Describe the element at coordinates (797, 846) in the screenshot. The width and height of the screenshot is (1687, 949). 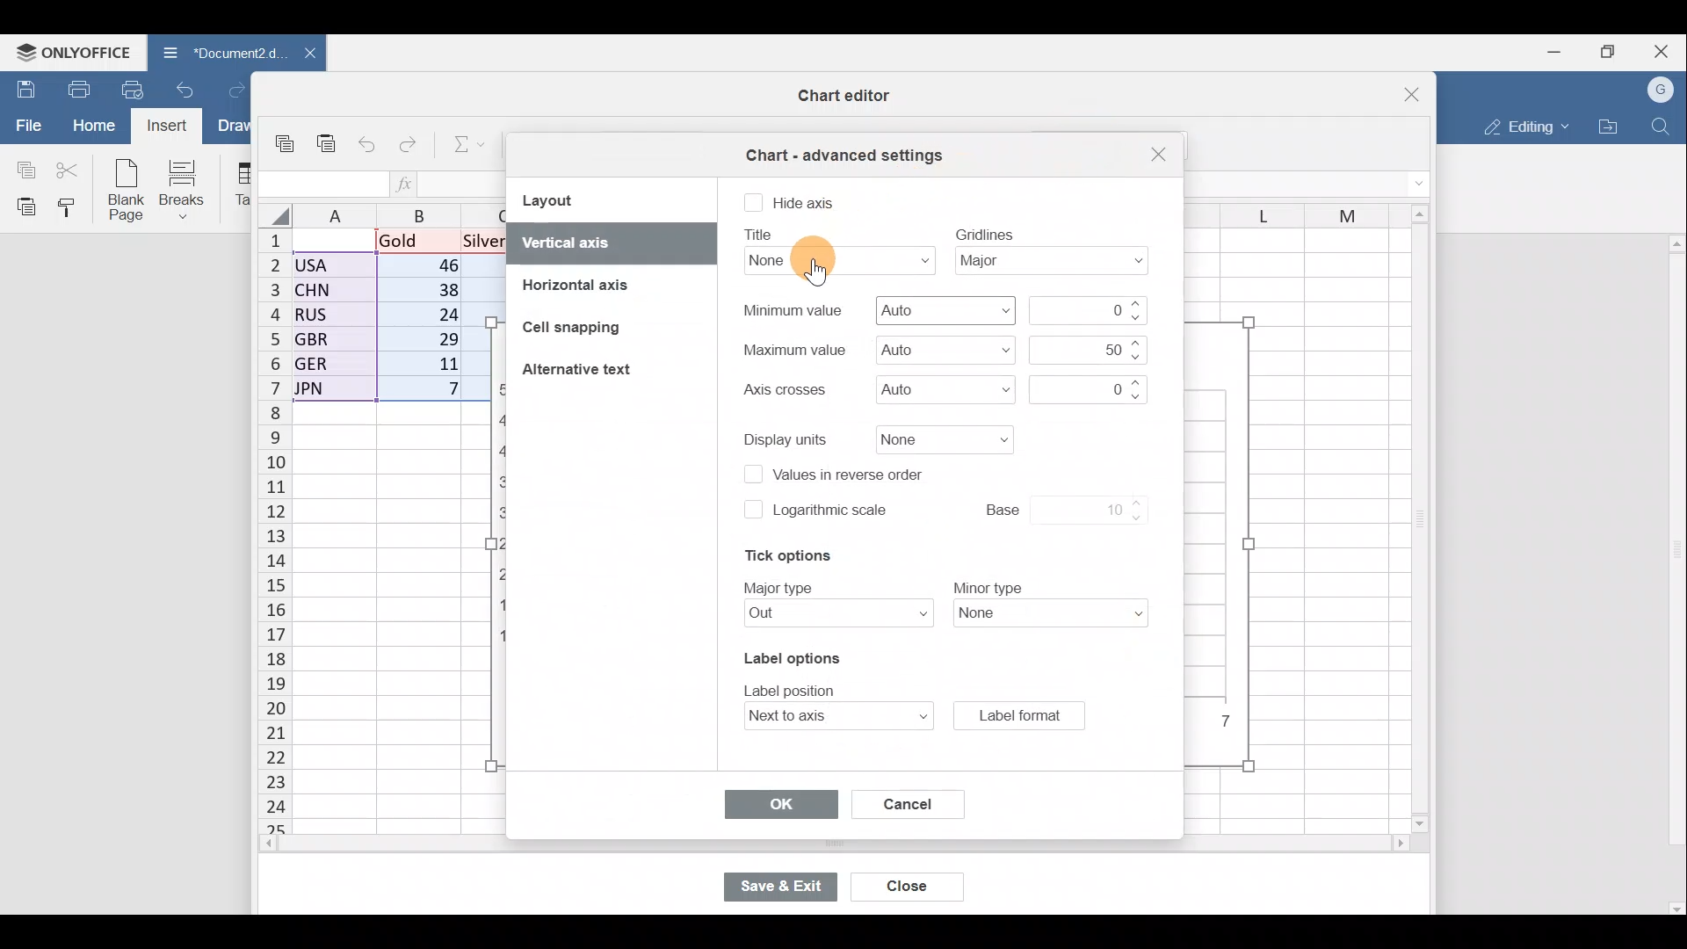
I see `Scroll bar` at that location.